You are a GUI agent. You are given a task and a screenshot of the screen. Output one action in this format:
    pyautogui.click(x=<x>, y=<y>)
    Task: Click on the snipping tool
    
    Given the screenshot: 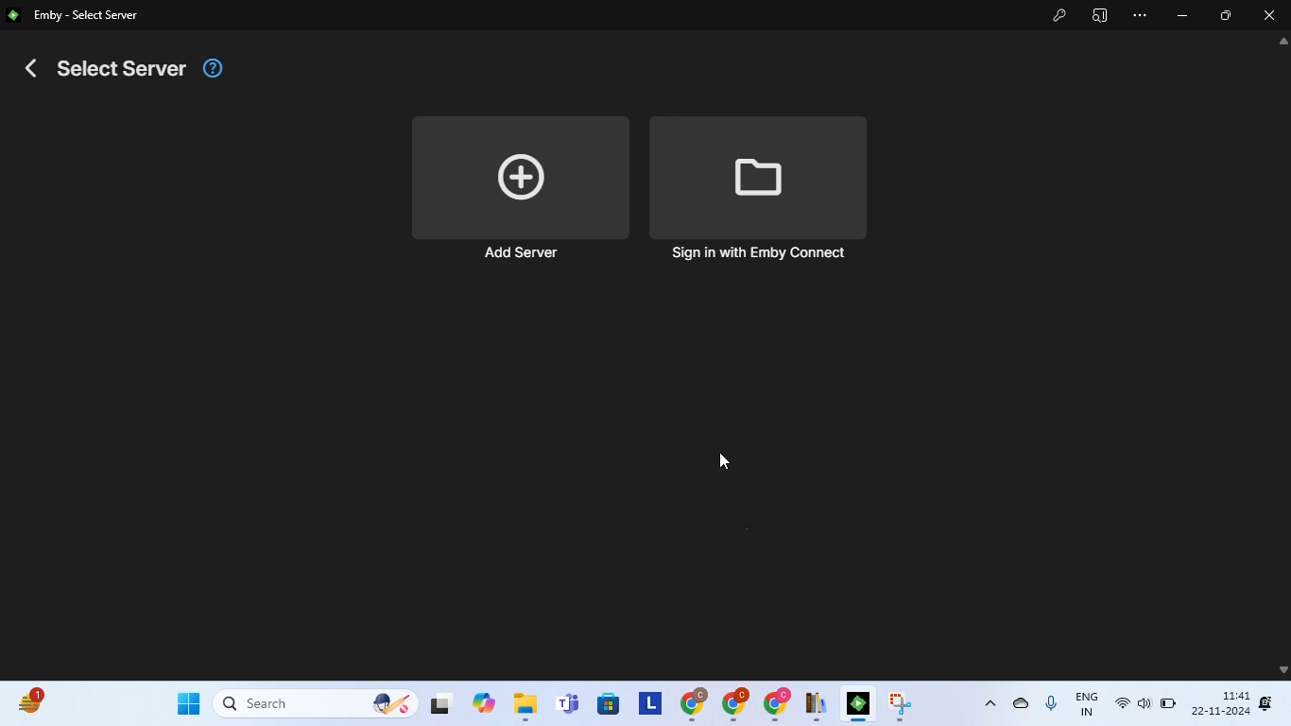 What is the action you would take?
    pyautogui.click(x=902, y=703)
    